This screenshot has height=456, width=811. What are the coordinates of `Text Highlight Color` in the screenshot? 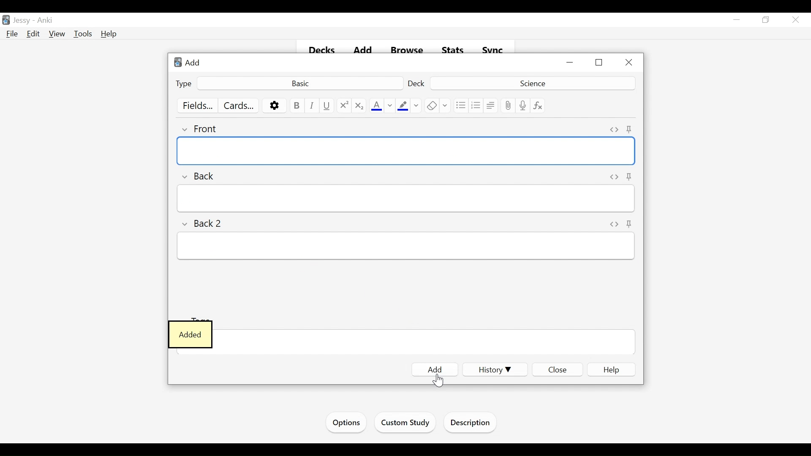 It's located at (402, 106).